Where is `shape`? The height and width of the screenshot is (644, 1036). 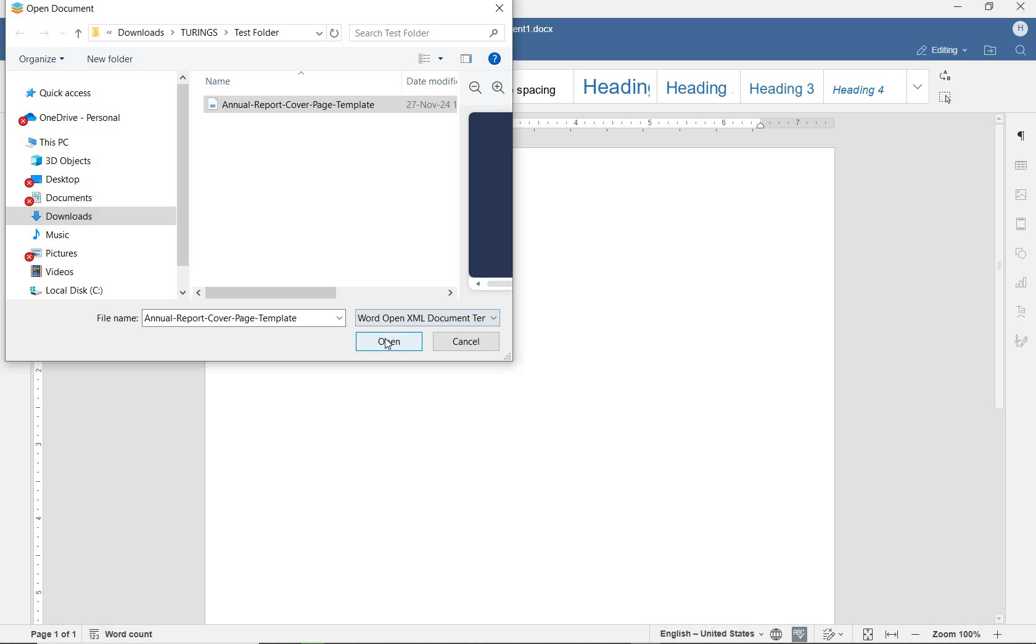 shape is located at coordinates (1022, 254).